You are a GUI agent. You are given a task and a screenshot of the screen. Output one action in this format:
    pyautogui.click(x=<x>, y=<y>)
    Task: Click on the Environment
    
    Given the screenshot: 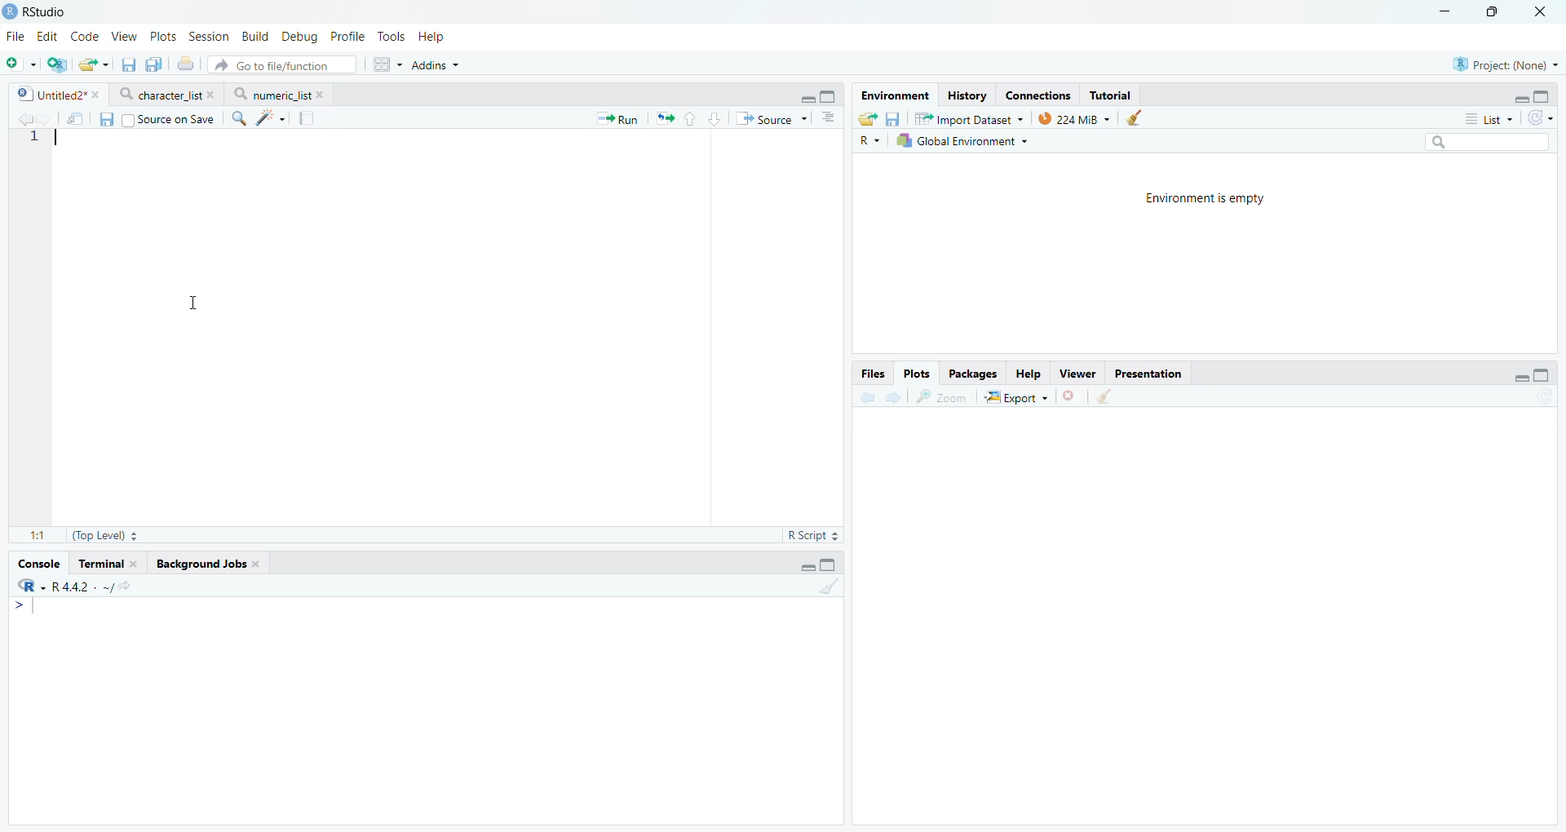 What is the action you would take?
    pyautogui.click(x=894, y=95)
    